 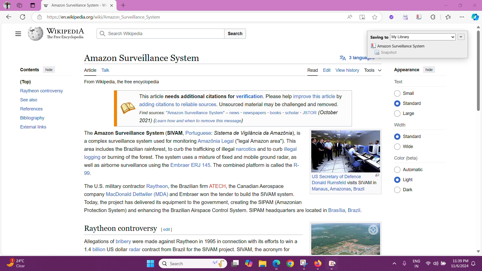 I want to click on (Top), so click(x=25, y=82).